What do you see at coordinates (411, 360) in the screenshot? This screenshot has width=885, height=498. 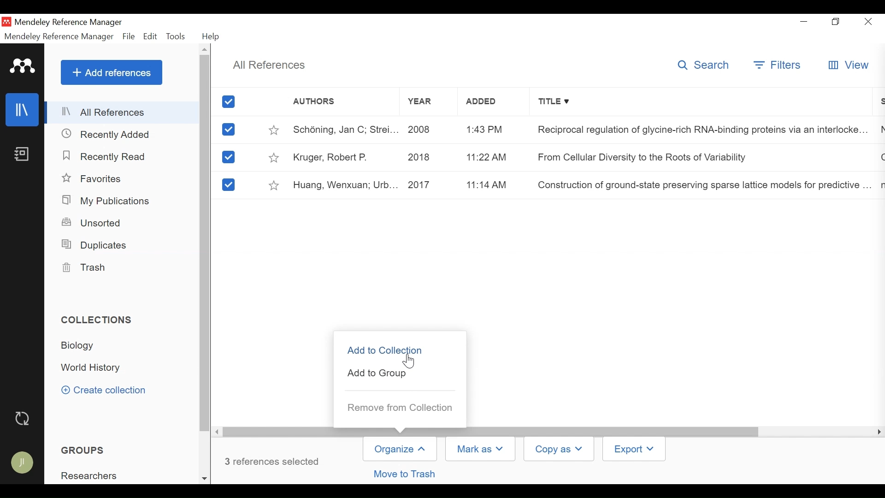 I see `Cursor` at bounding box center [411, 360].